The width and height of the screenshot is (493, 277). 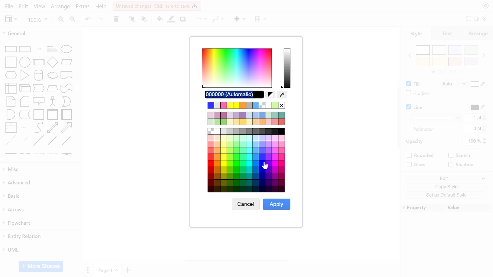 I want to click on increase perimeter, so click(x=485, y=126).